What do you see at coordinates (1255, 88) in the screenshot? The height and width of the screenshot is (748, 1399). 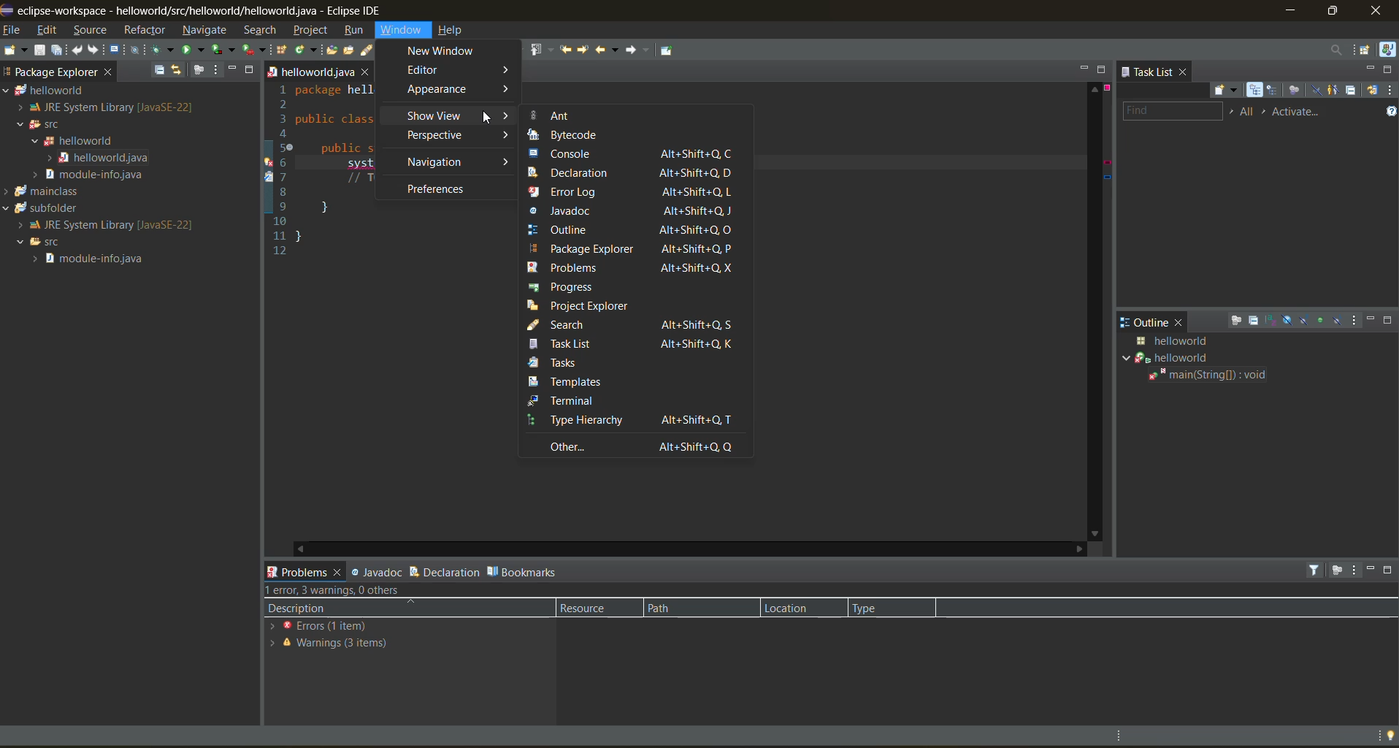 I see `categorized` at bounding box center [1255, 88].